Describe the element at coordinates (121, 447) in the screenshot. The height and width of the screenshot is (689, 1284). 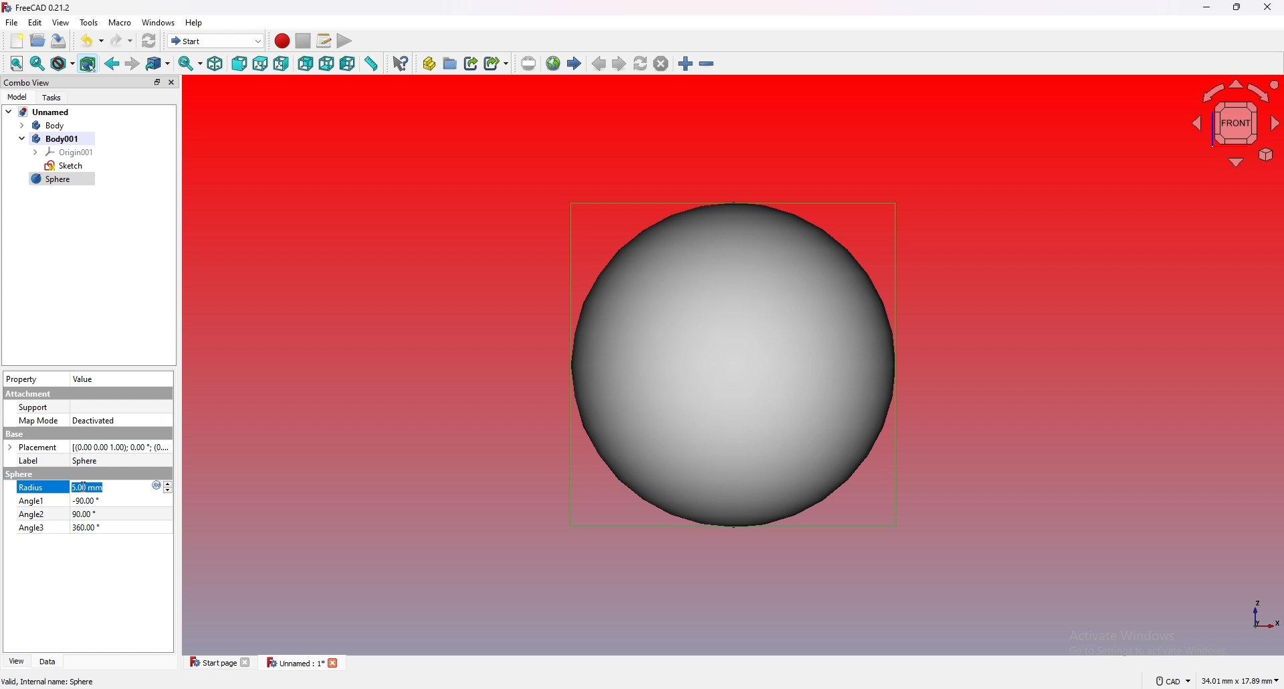
I see `0.00 0.00` at that location.